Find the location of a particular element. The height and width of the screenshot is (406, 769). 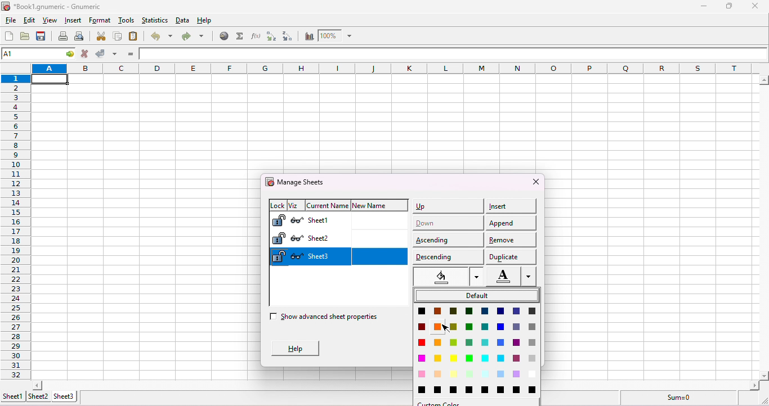

save is located at coordinates (43, 37).